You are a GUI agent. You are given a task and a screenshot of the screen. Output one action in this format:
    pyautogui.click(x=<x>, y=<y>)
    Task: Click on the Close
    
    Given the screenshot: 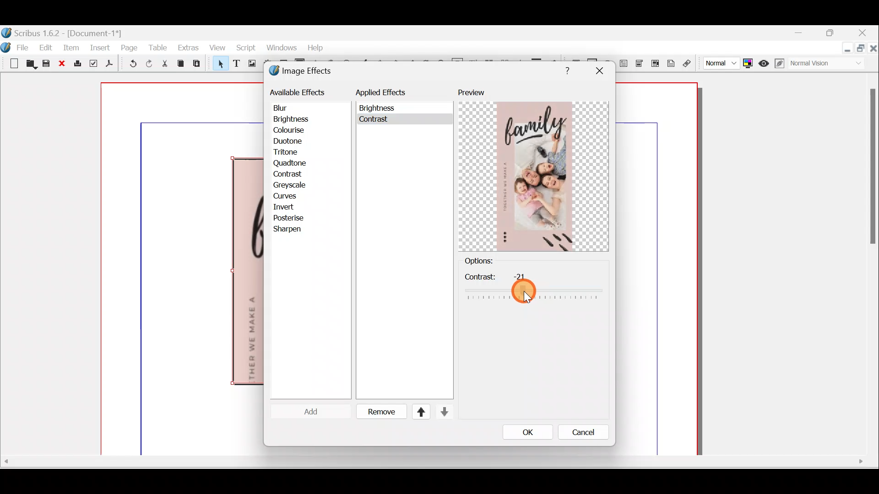 What is the action you would take?
    pyautogui.click(x=62, y=64)
    